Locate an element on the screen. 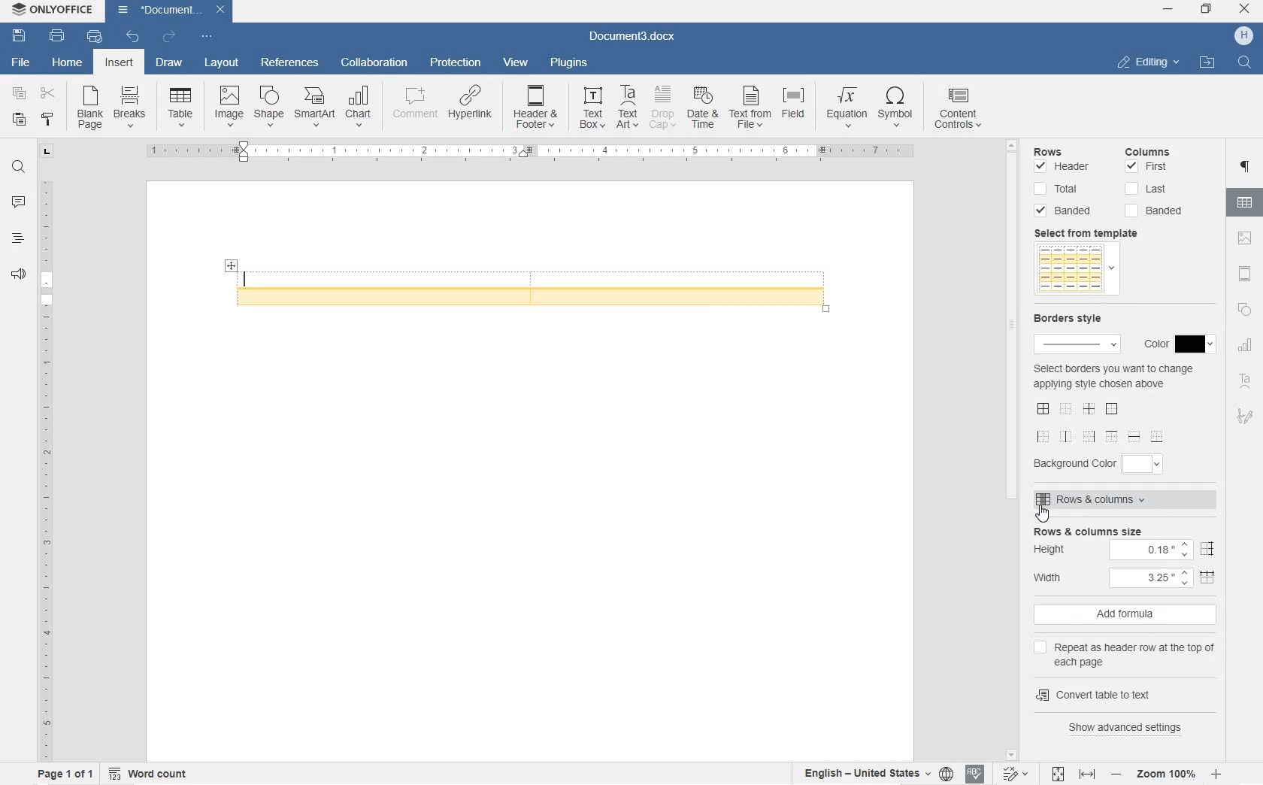 Image resolution: width=1263 pixels, height=785 pixels. Text from file is located at coordinates (751, 109).